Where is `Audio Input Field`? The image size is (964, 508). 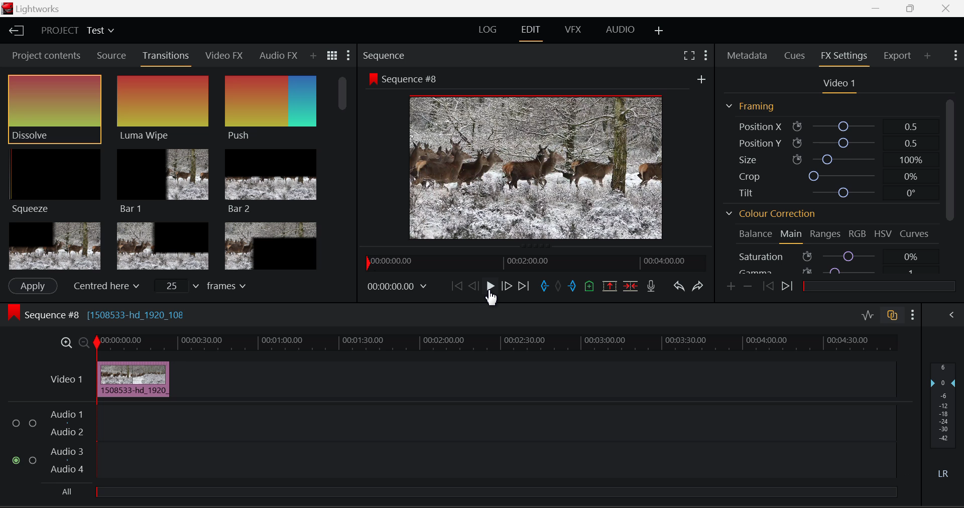
Audio Input Field is located at coordinates (494, 422).